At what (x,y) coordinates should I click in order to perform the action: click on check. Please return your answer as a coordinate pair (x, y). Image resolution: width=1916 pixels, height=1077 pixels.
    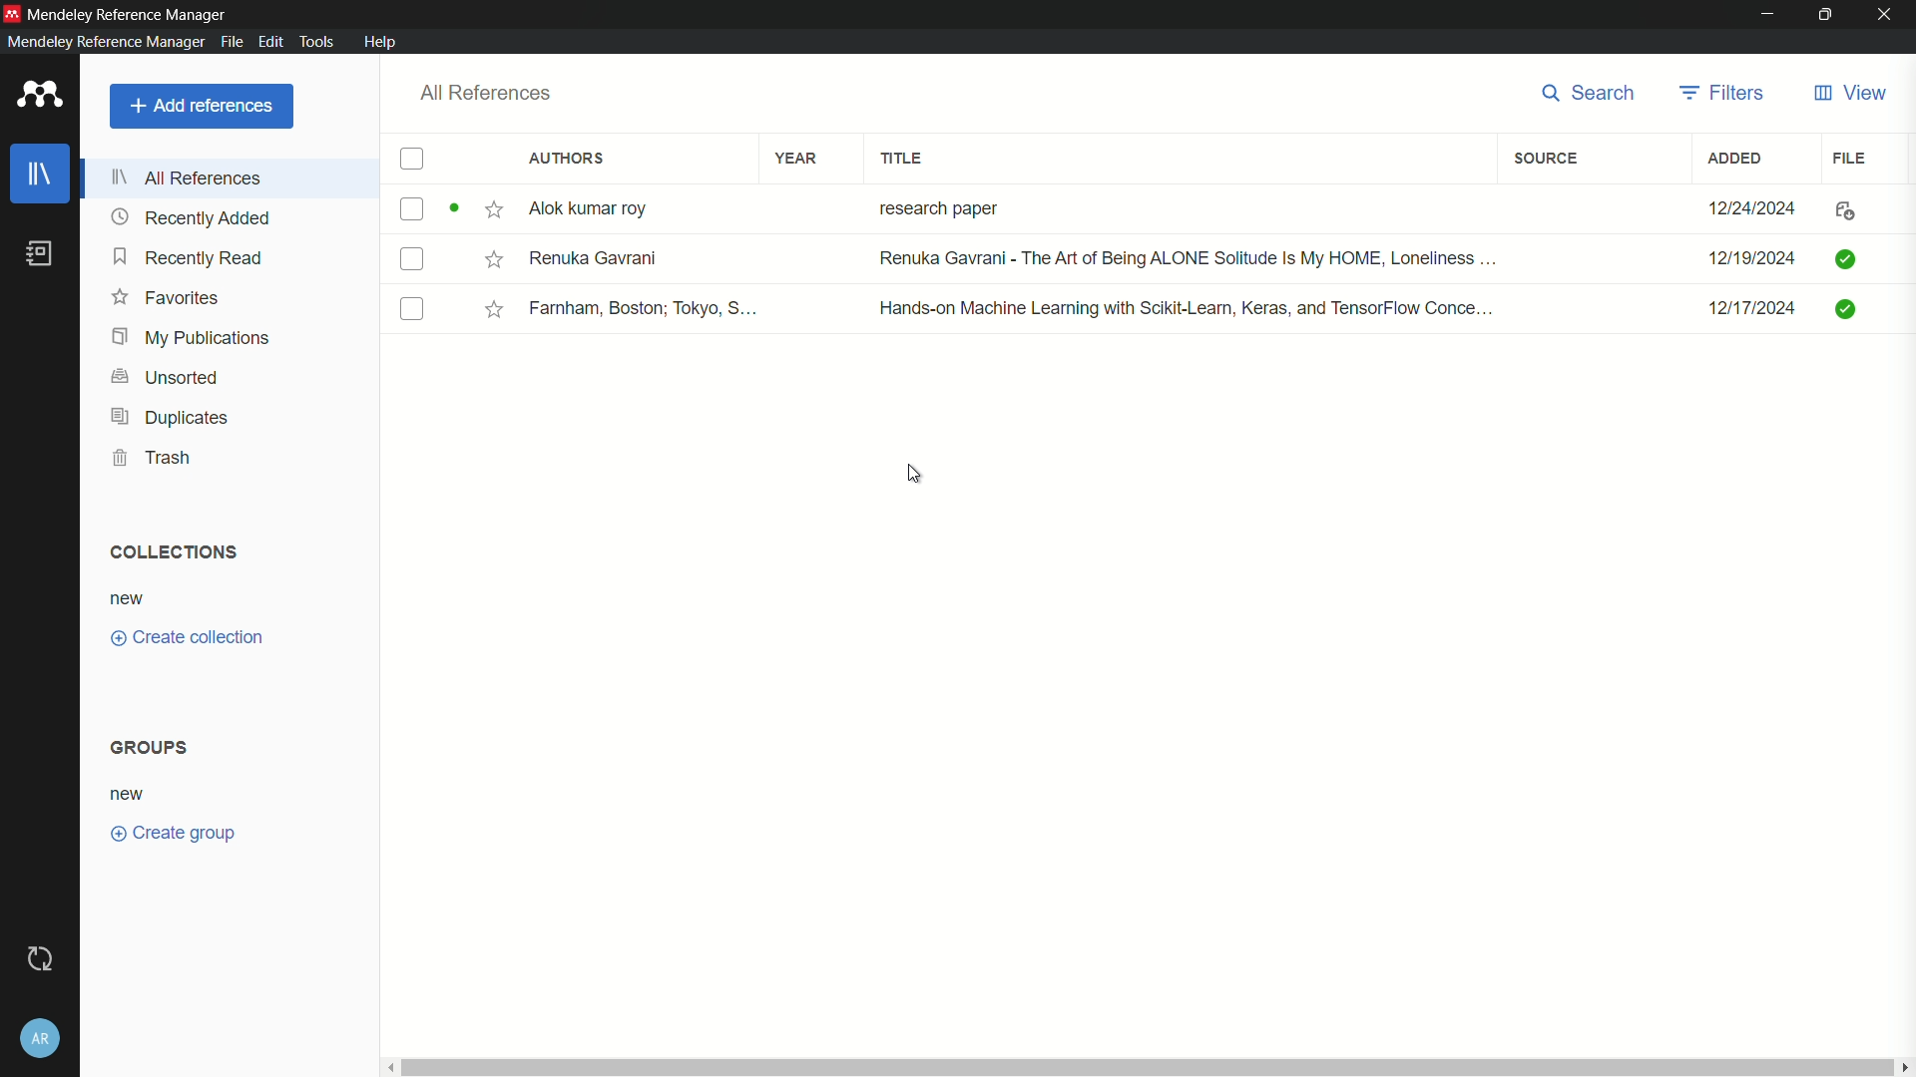
    Looking at the image, I should click on (412, 309).